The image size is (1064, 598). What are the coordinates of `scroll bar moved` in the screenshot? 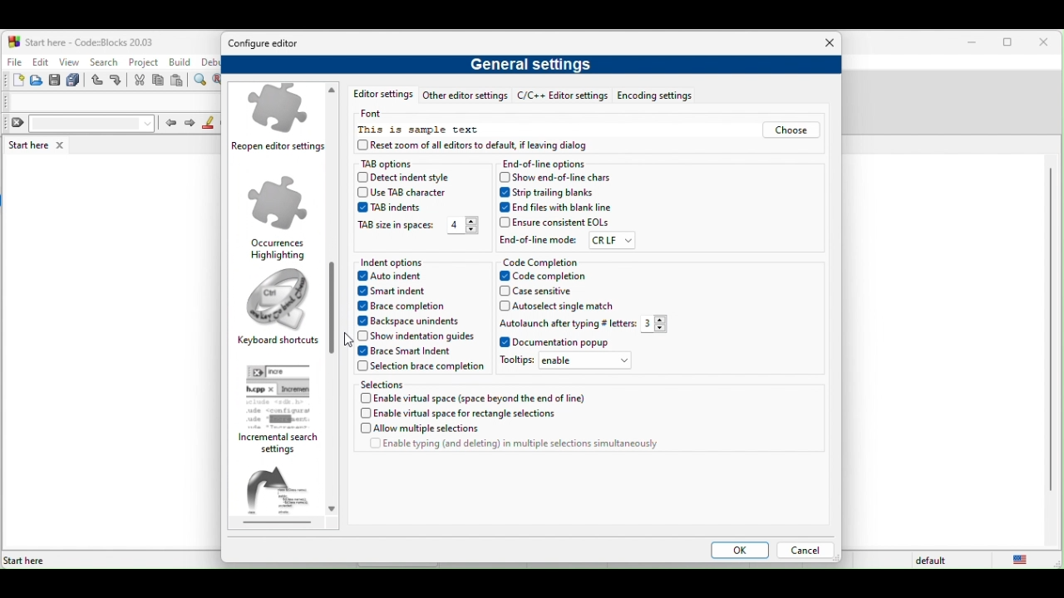 It's located at (331, 294).